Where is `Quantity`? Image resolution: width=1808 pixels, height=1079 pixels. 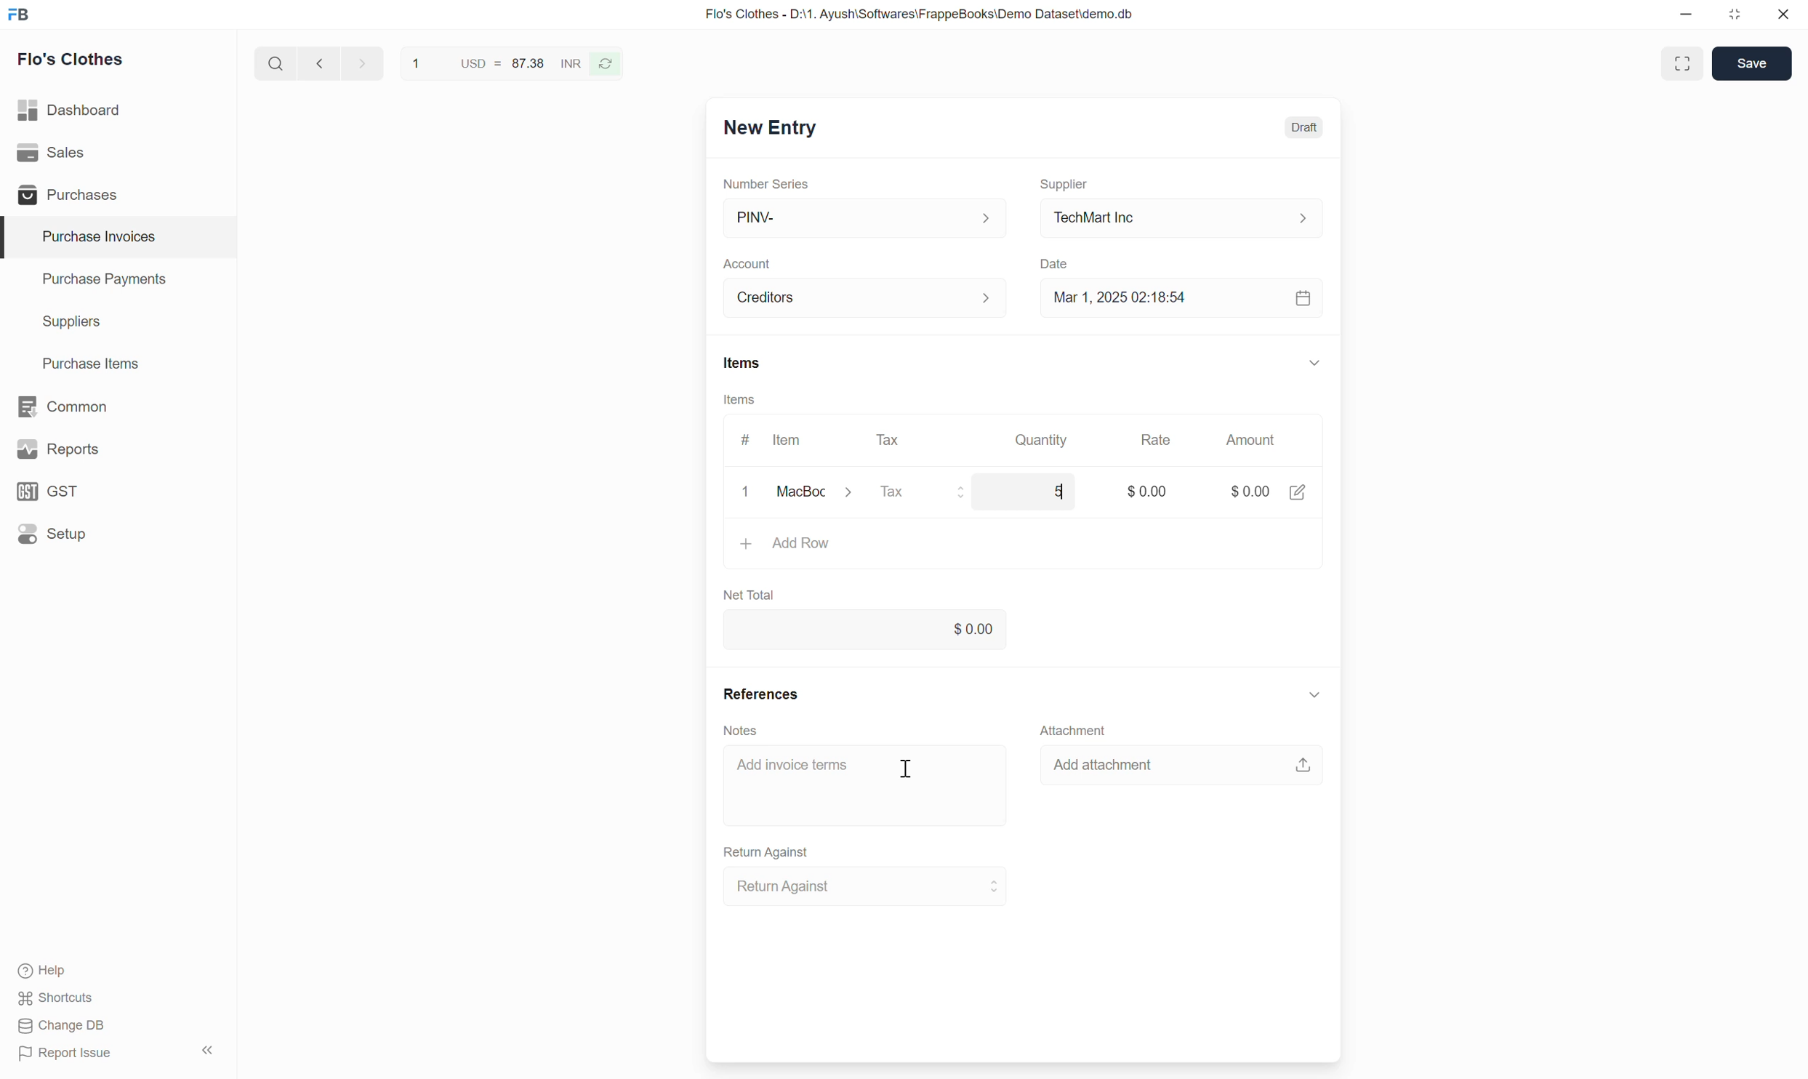
Quantity is located at coordinates (1039, 440).